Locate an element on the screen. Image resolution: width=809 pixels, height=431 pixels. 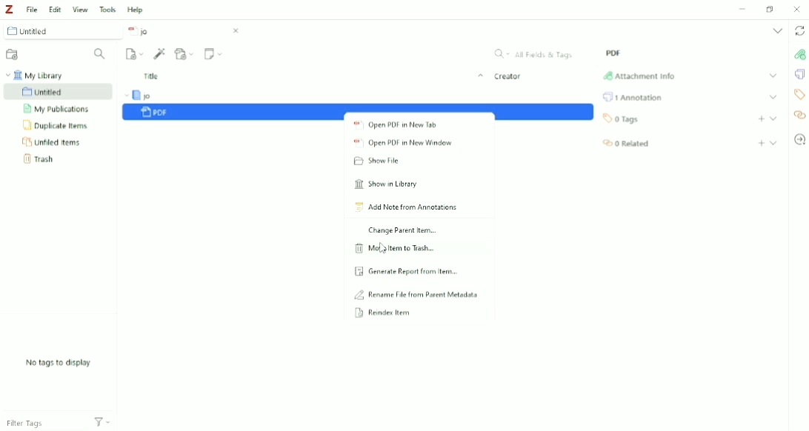
File is located at coordinates (33, 8).